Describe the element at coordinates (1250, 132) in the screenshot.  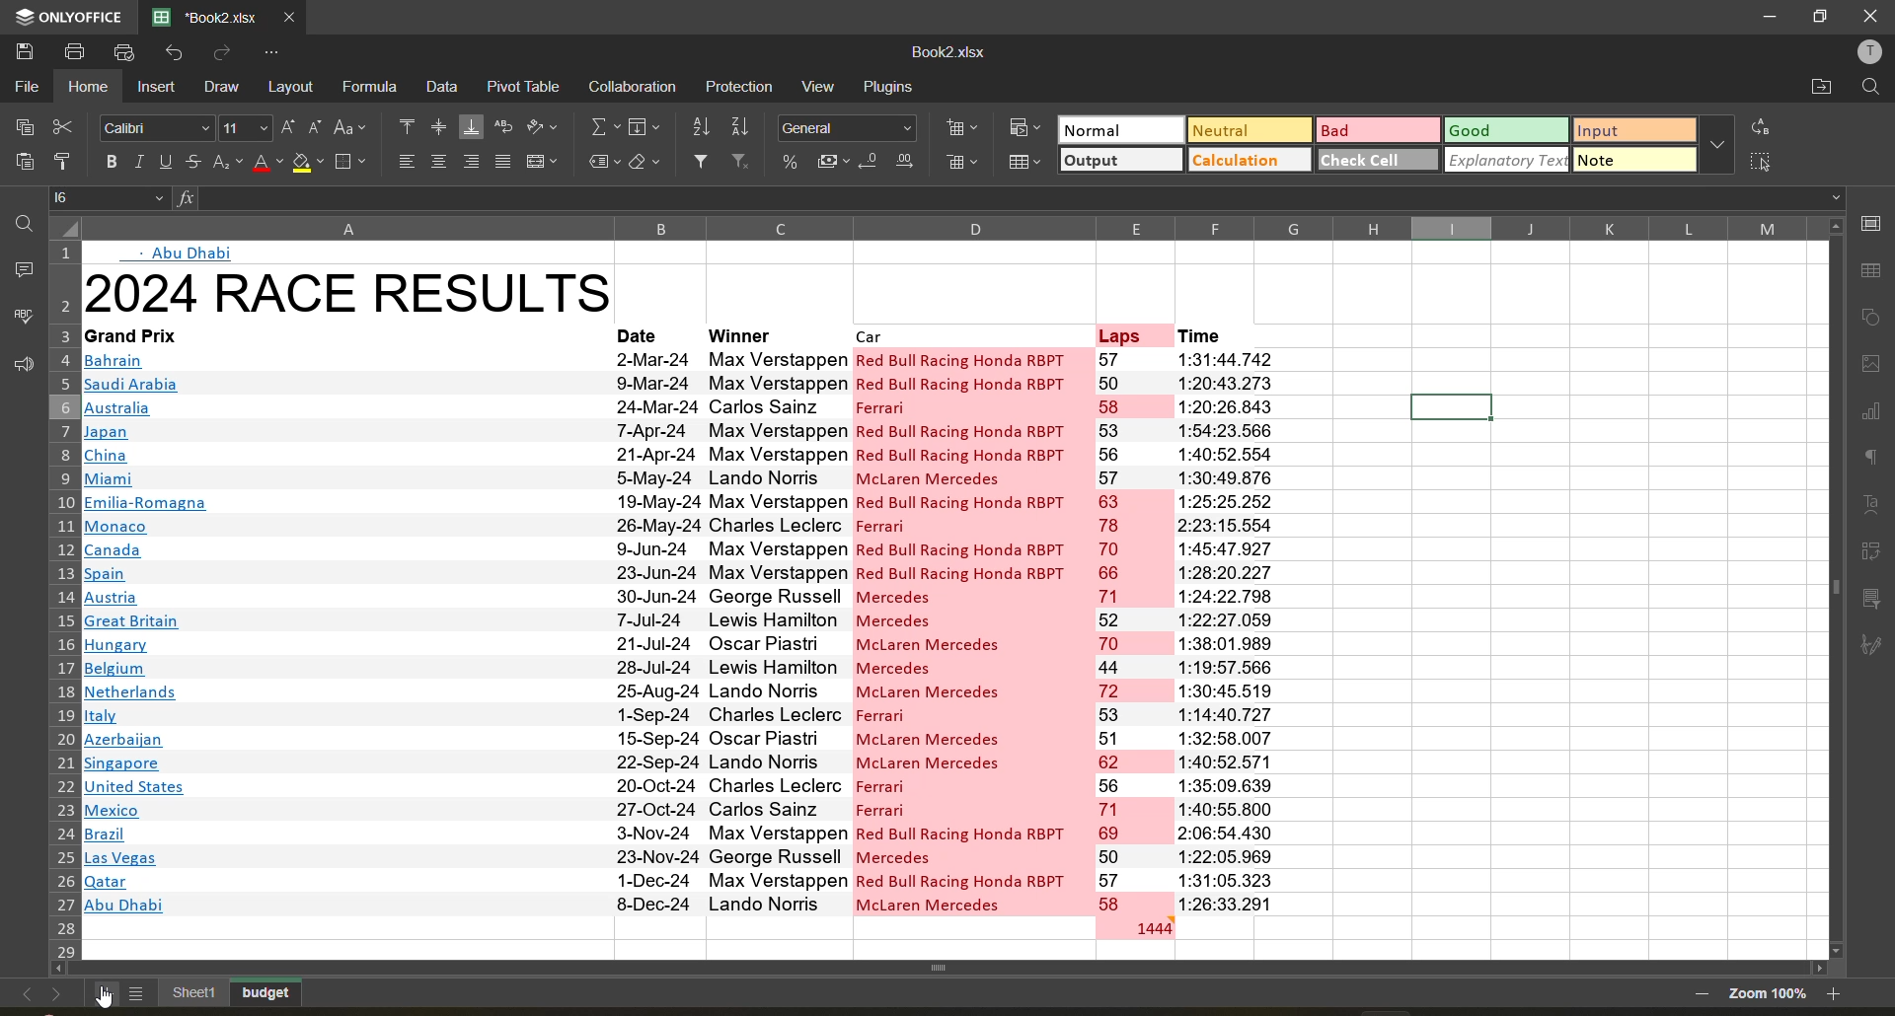
I see `neutral` at that location.